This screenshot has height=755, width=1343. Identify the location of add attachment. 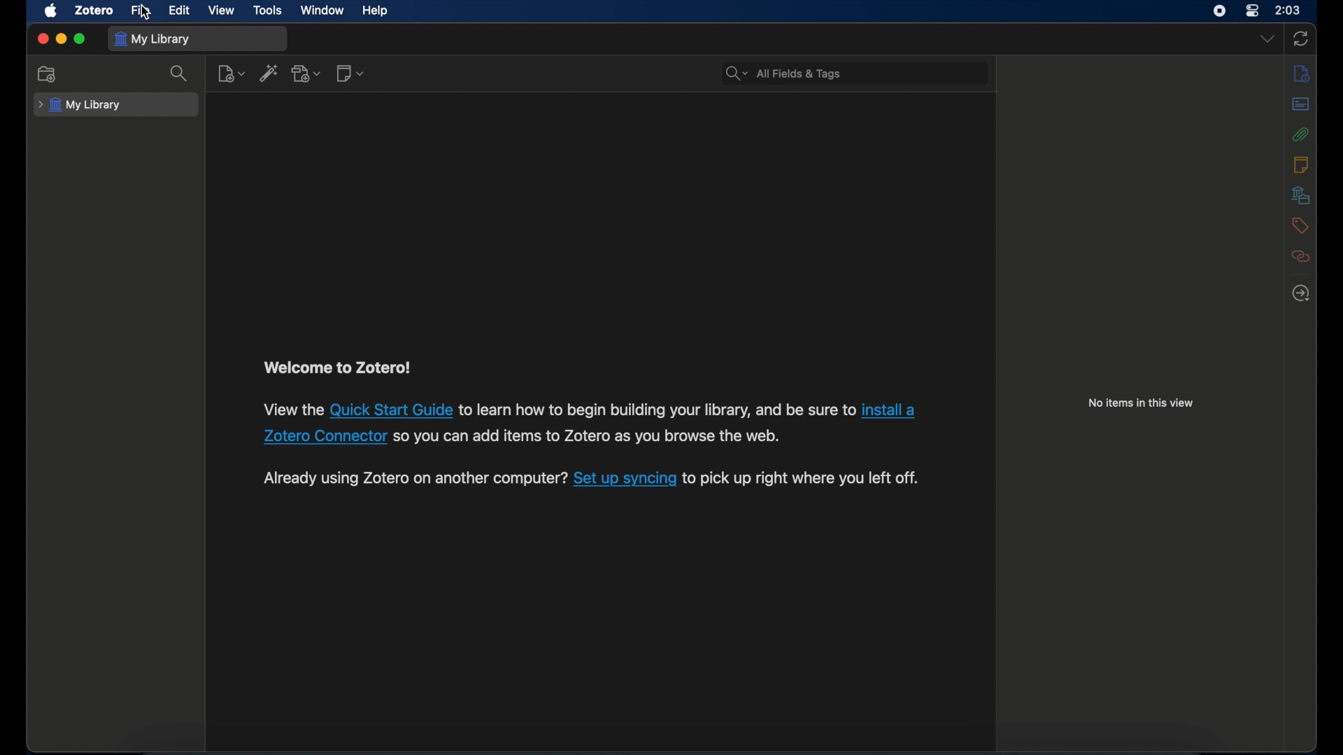
(308, 73).